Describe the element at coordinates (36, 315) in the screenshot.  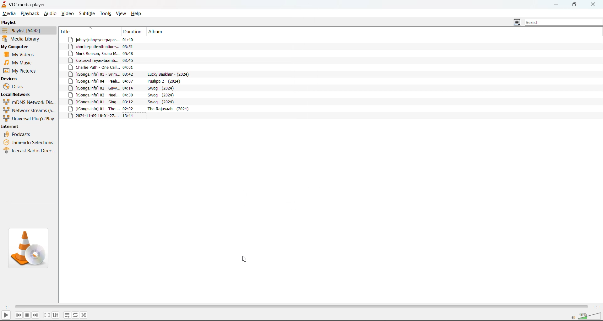
I see `next` at that location.